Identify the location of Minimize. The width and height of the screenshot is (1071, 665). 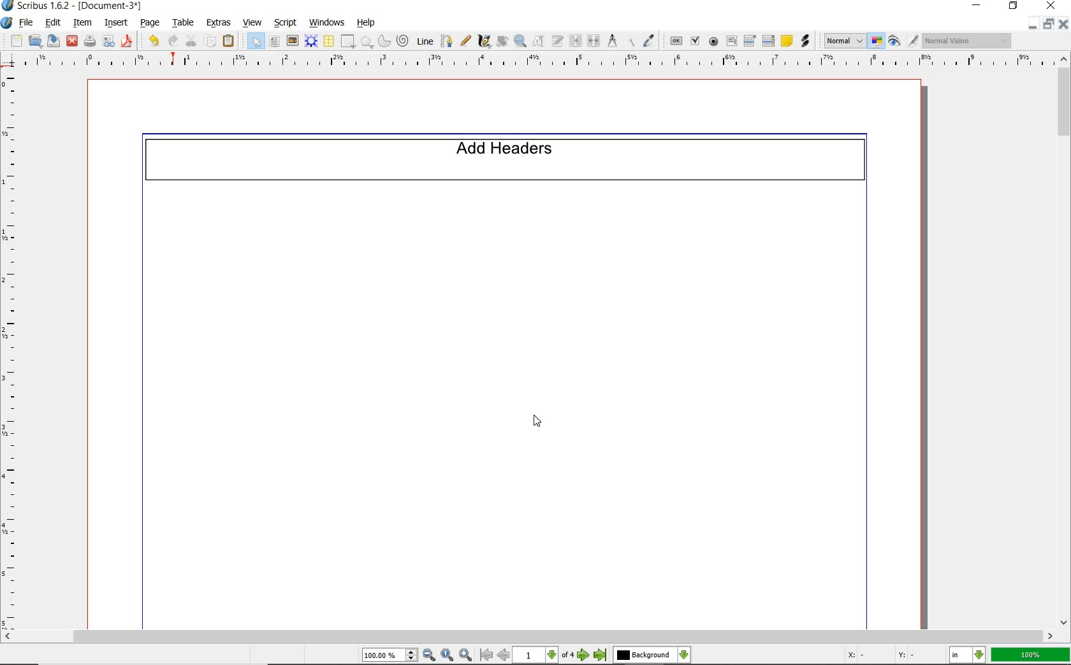
(1033, 24).